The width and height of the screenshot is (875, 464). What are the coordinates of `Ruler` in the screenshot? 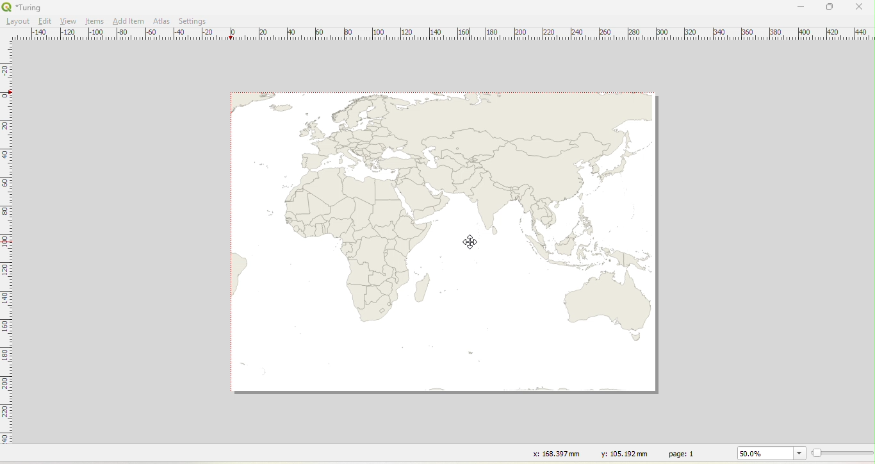 It's located at (445, 35).